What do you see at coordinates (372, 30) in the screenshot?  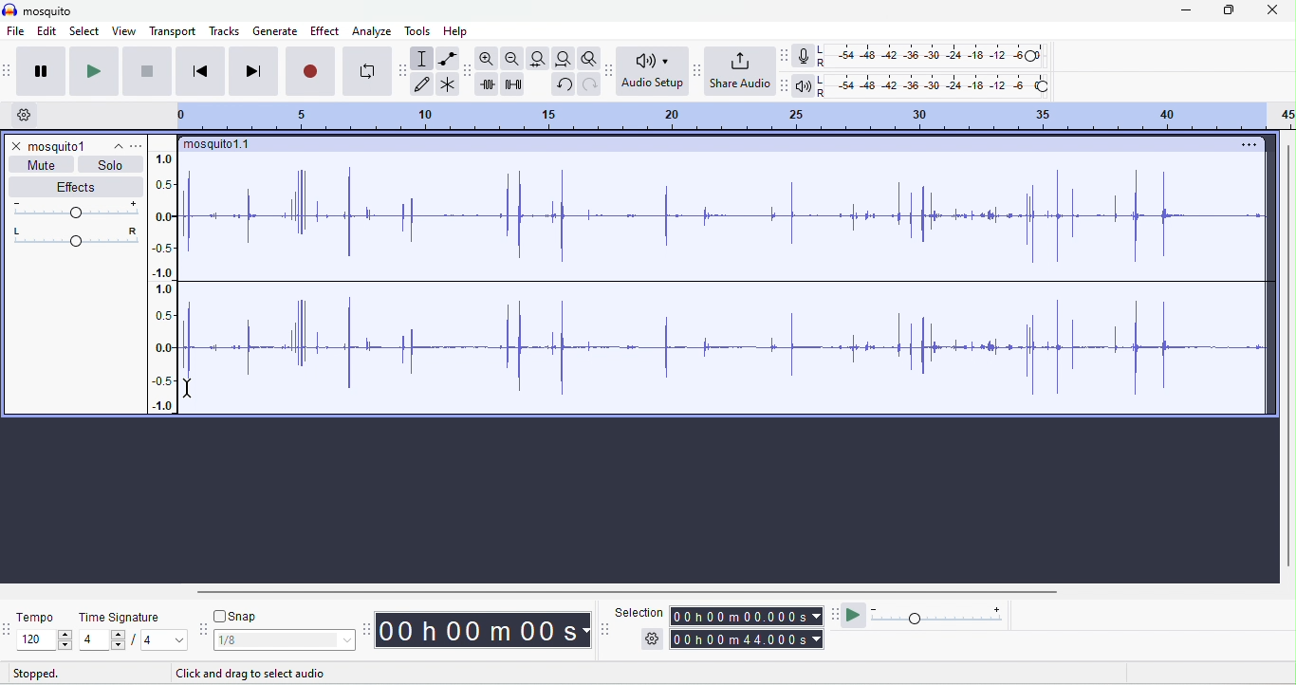 I see `analyze` at bounding box center [372, 30].